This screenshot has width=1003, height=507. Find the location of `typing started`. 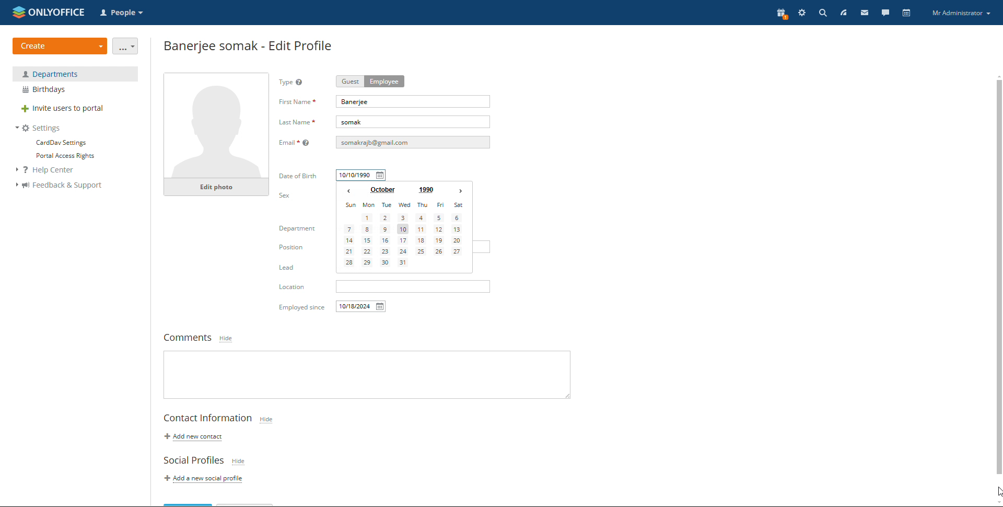

typing started is located at coordinates (340, 176).